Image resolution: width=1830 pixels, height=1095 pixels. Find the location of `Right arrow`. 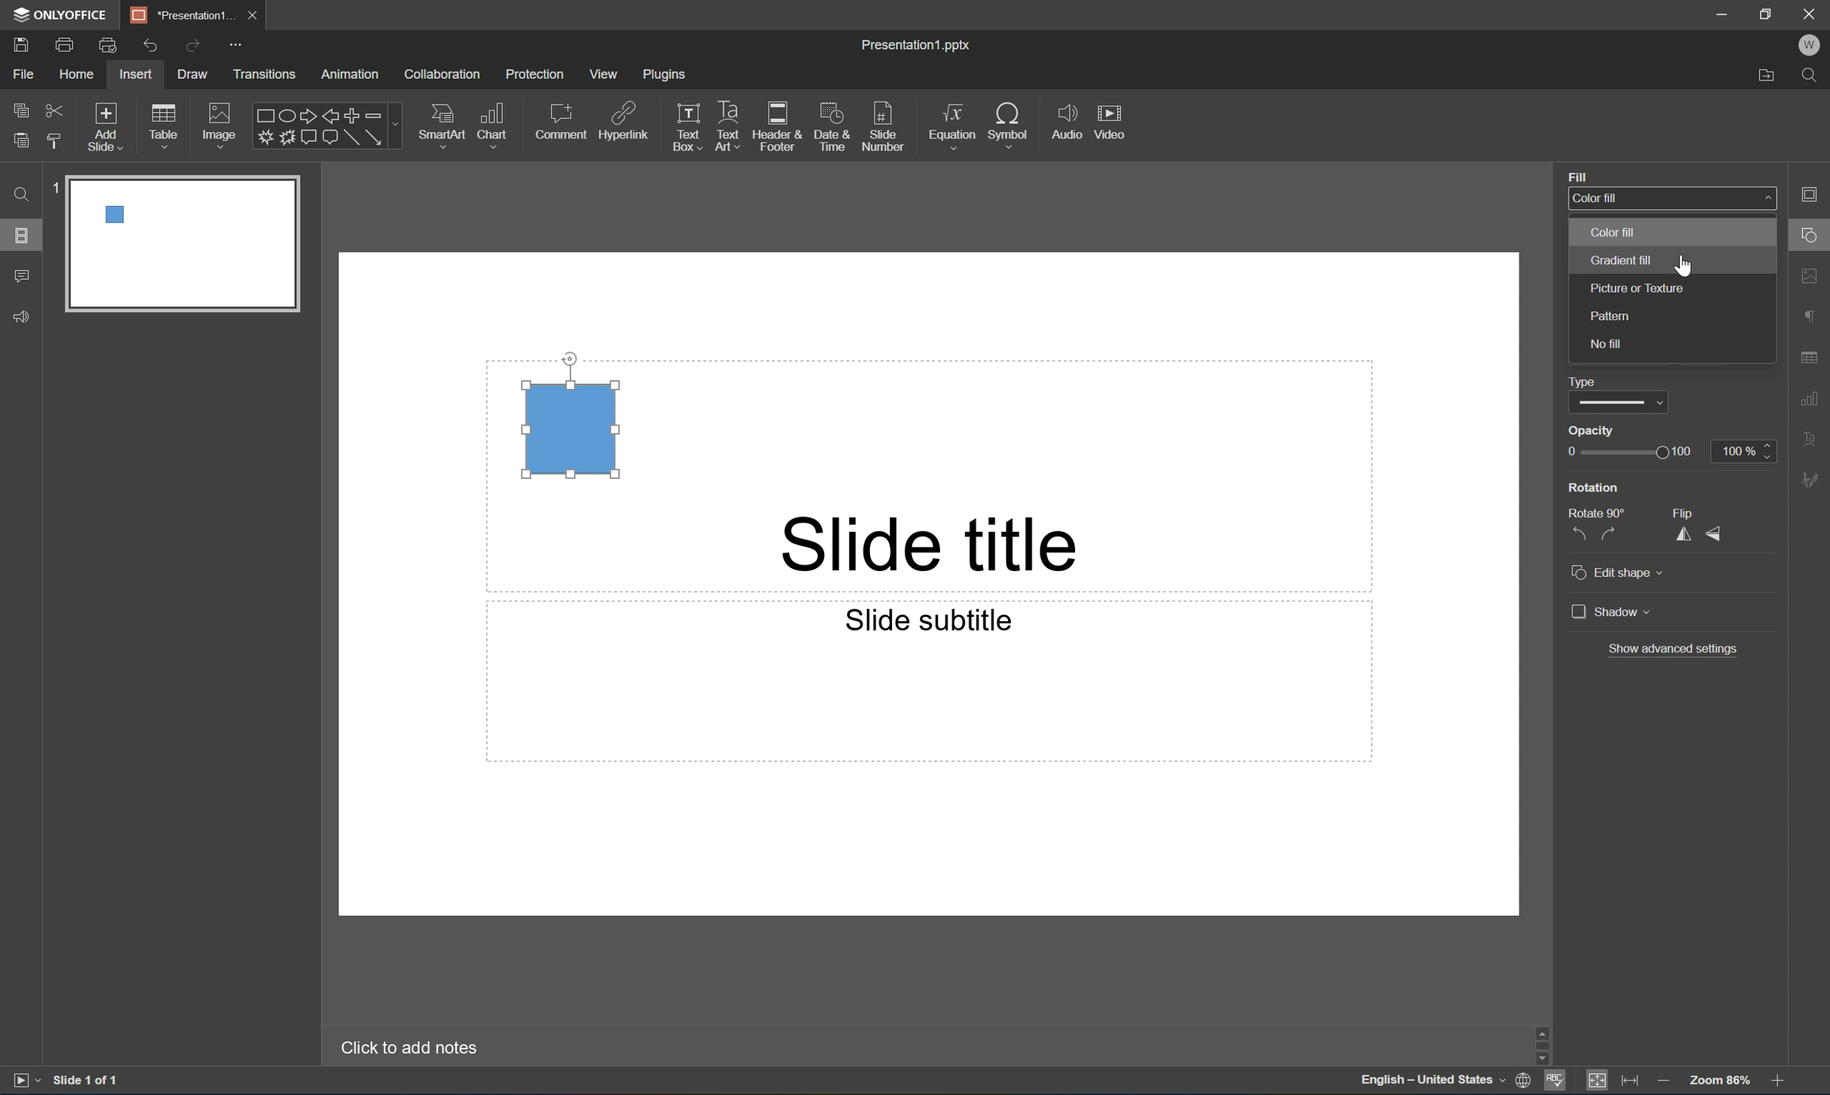

Right arrow is located at coordinates (305, 116).